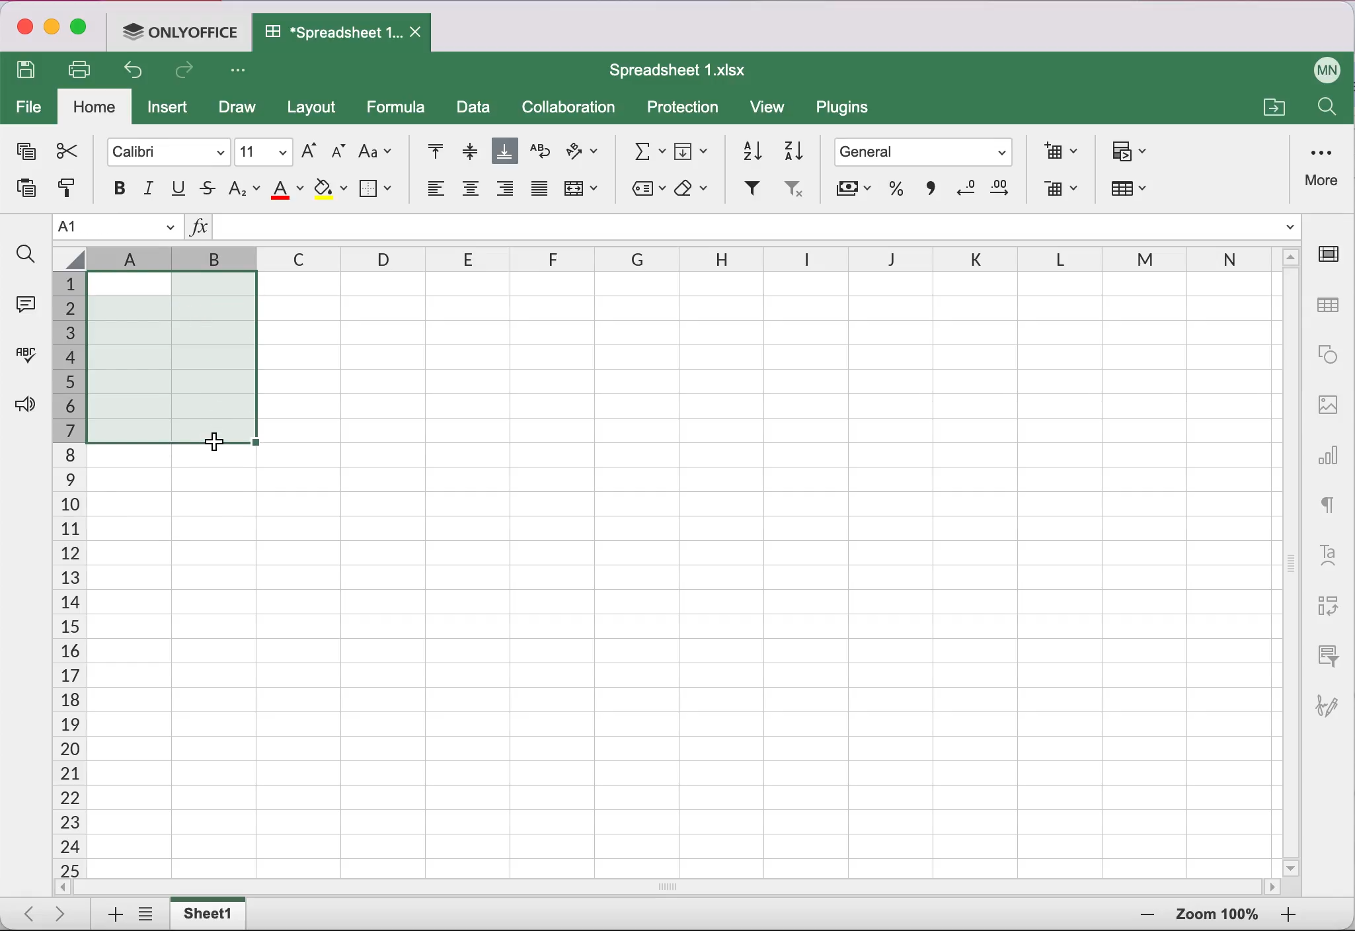 Image resolution: width=1355 pixels, height=931 pixels. What do you see at coordinates (1328, 403) in the screenshot?
I see `image` at bounding box center [1328, 403].